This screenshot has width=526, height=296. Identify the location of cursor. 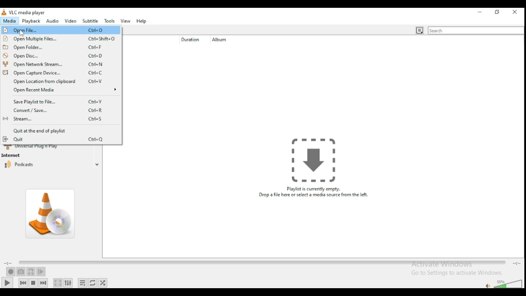
(23, 32).